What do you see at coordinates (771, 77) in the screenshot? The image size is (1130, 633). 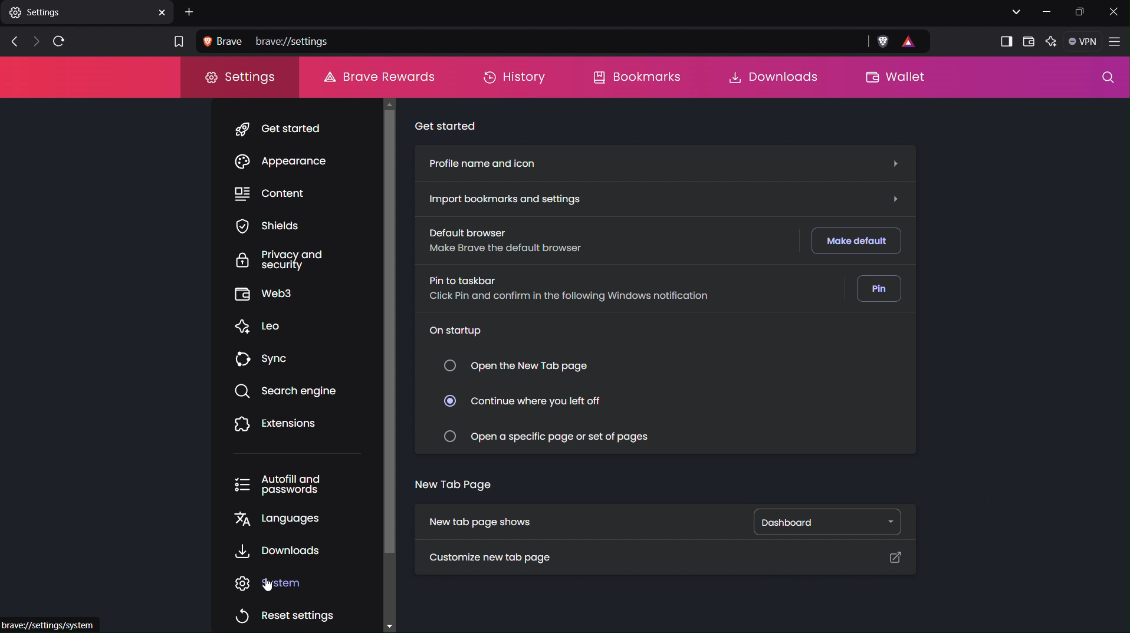 I see `Downloads` at bounding box center [771, 77].